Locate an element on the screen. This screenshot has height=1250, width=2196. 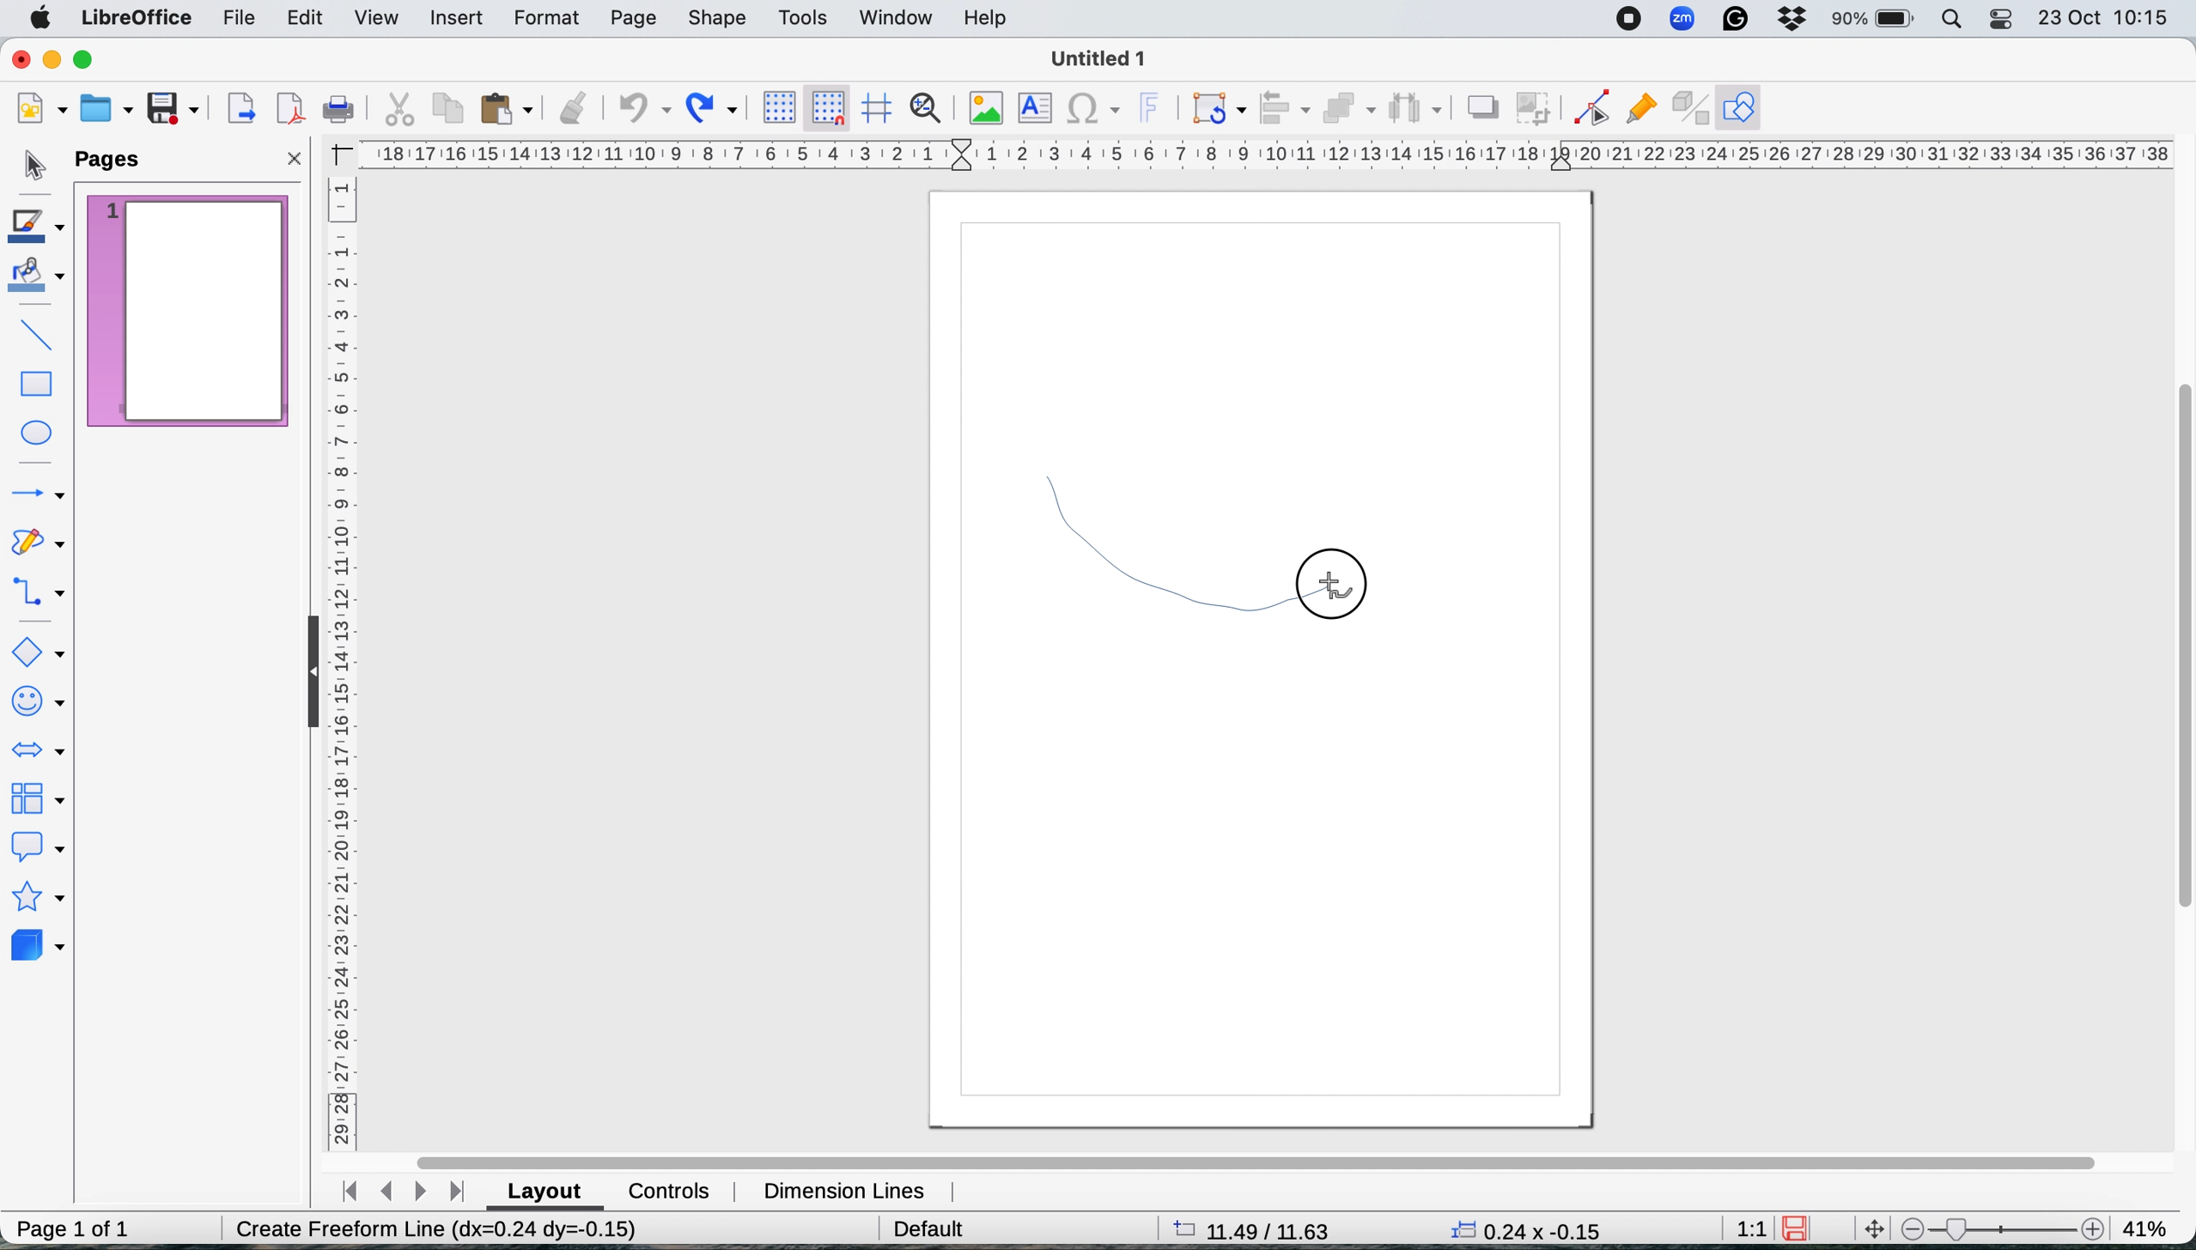
vertical scale is located at coordinates (344, 664).